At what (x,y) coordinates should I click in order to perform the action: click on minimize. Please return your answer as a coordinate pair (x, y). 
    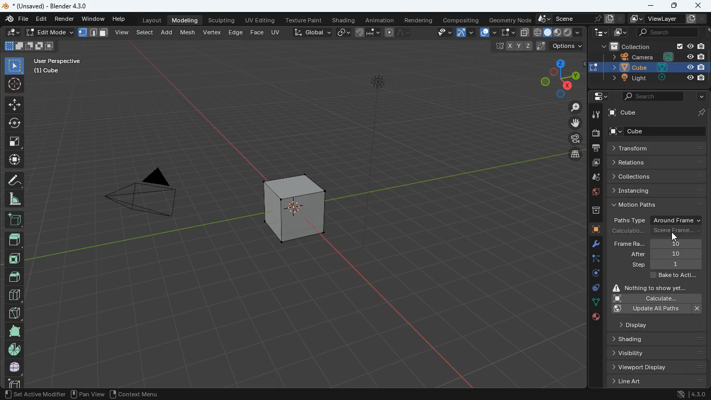
    Looking at the image, I should click on (650, 5).